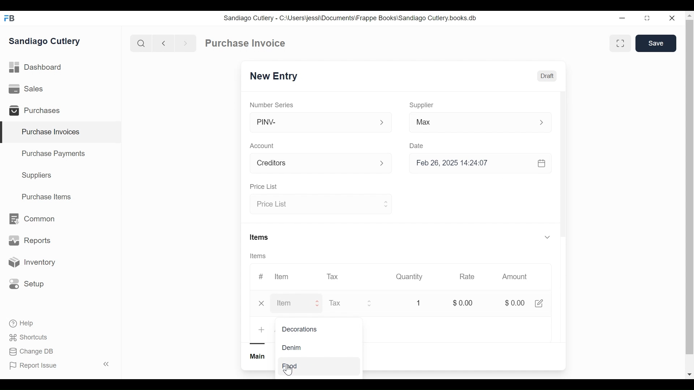  I want to click on Edit, so click(540, 304).